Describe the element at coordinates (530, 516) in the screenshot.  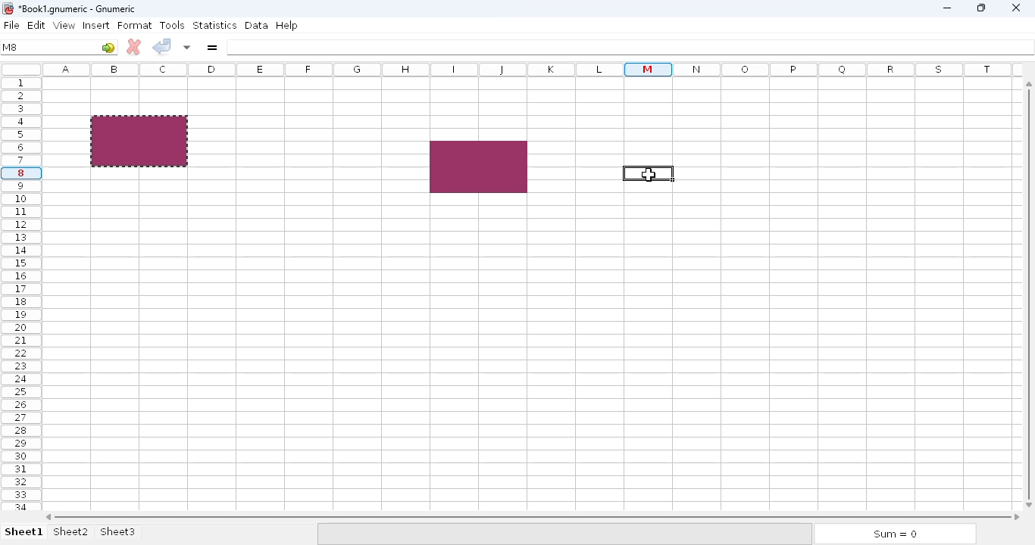
I see `horizontal scroll bar` at that location.